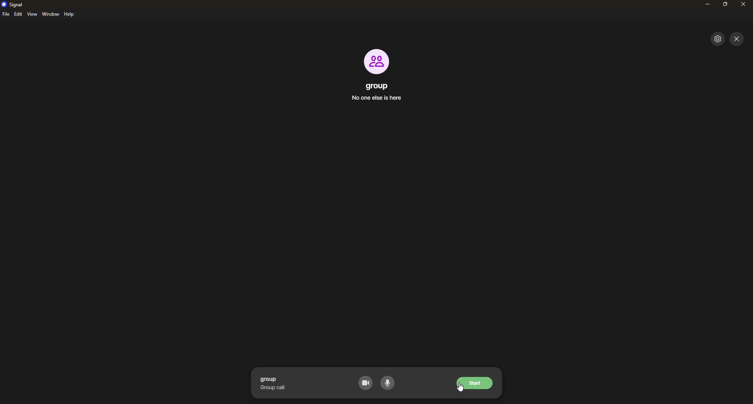 This screenshot has height=404, width=753. Describe the element at coordinates (275, 384) in the screenshot. I see `group call` at that location.